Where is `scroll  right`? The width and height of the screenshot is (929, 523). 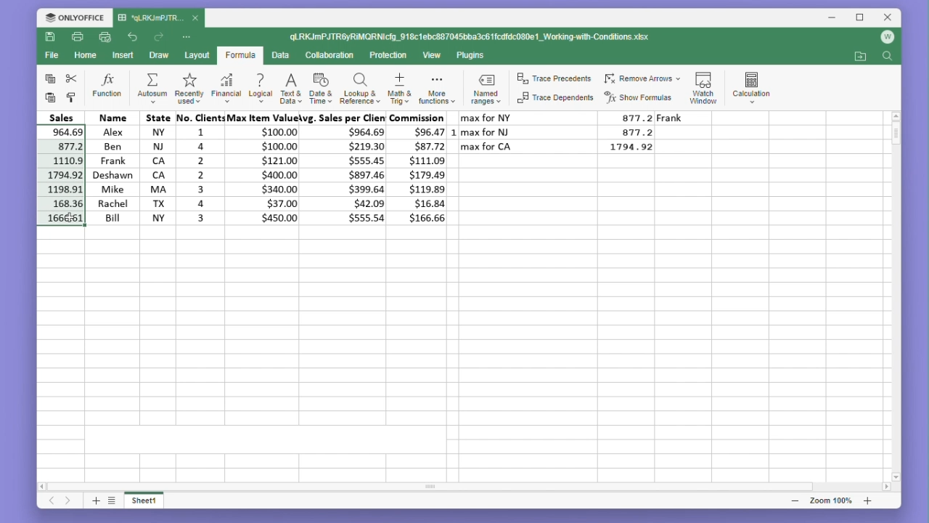
scroll  right is located at coordinates (887, 487).